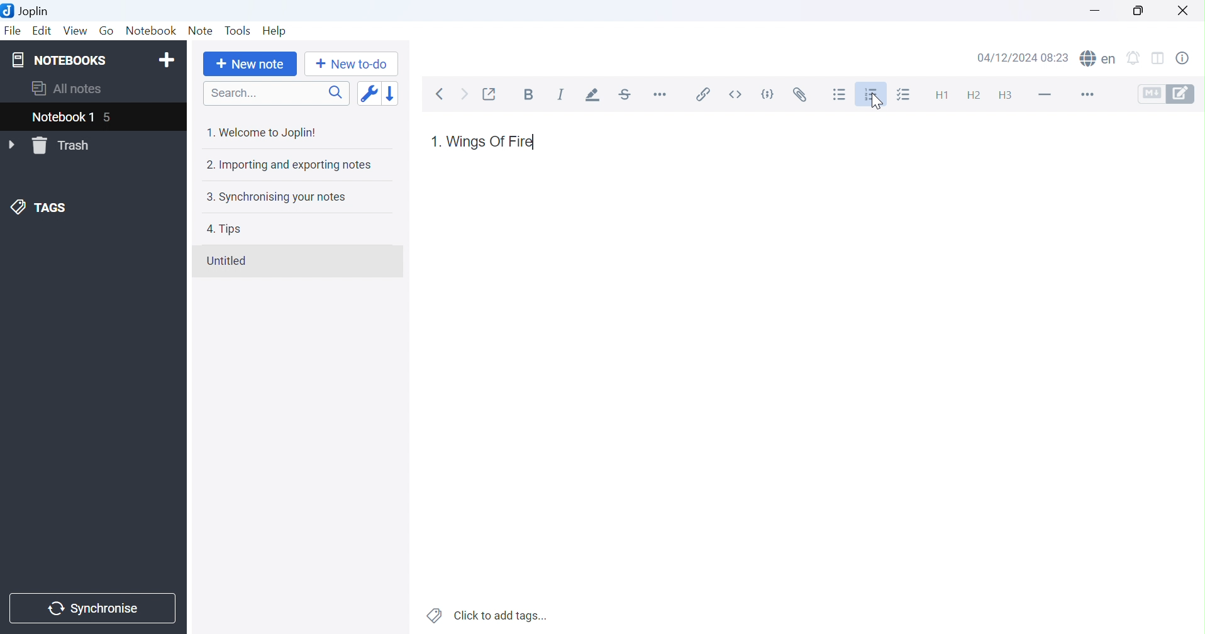  What do you see at coordinates (661, 96) in the screenshot?
I see `Horizontal` at bounding box center [661, 96].